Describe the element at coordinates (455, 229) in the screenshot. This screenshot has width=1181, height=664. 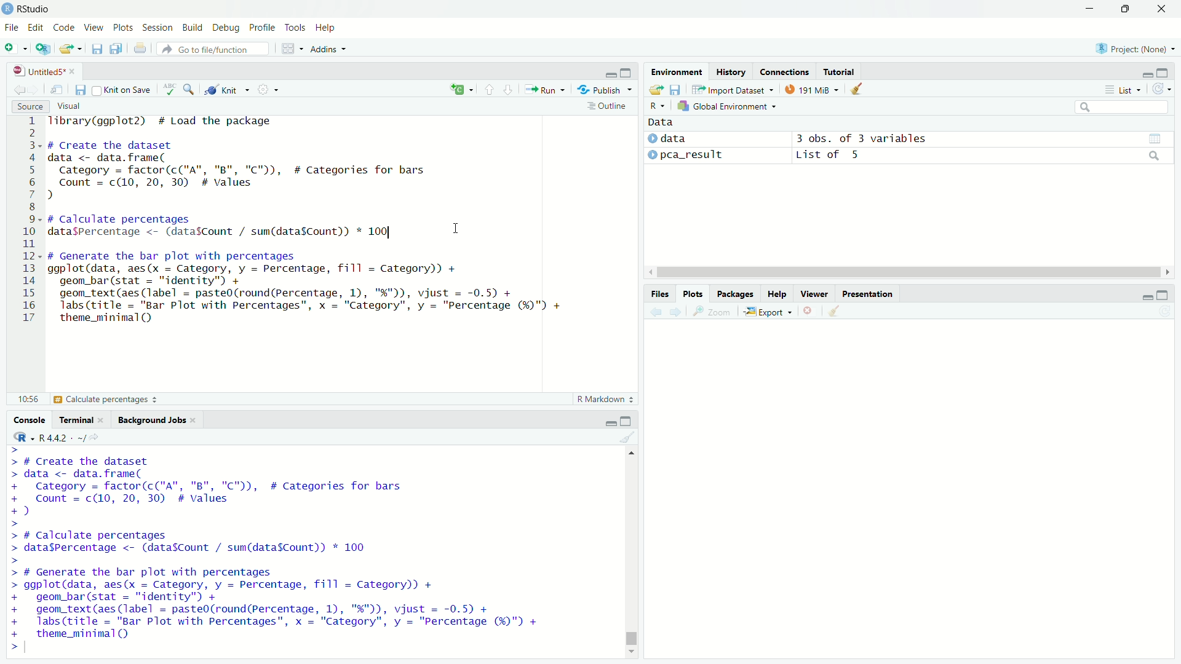
I see `cursor` at that location.